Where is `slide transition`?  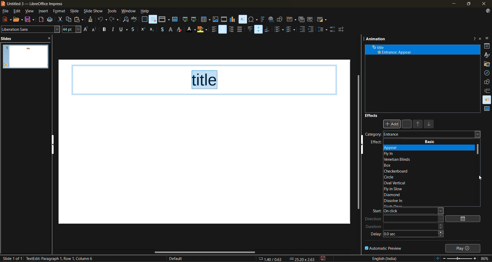
slide transition is located at coordinates (488, 90).